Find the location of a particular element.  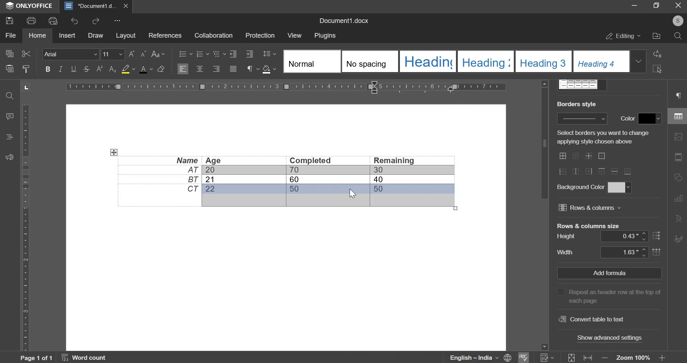

layout is located at coordinates (125, 35).